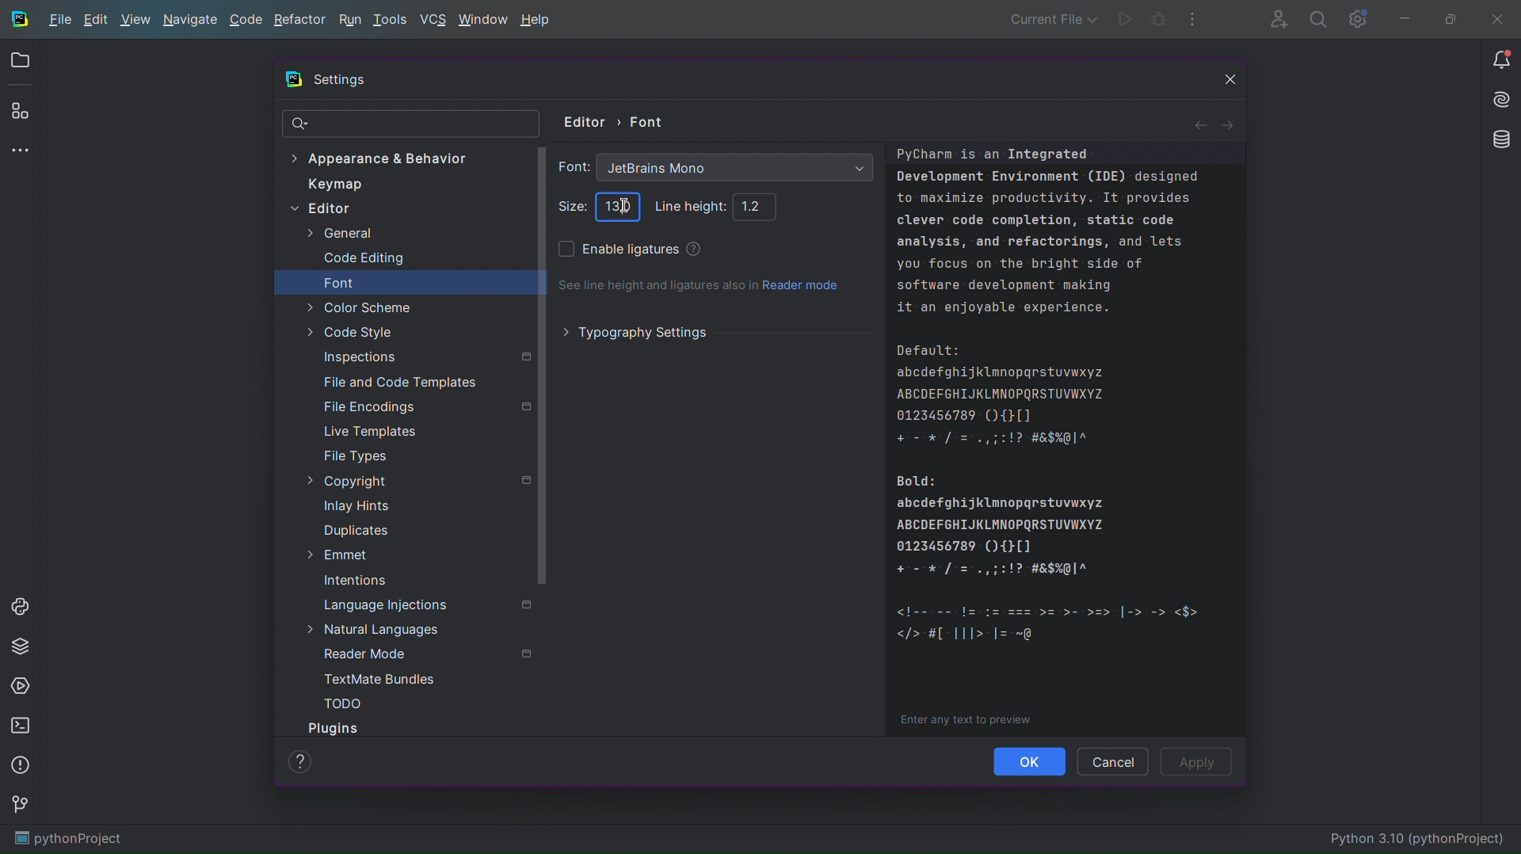 The image size is (1521, 854). What do you see at coordinates (433, 20) in the screenshot?
I see `VCS` at bounding box center [433, 20].